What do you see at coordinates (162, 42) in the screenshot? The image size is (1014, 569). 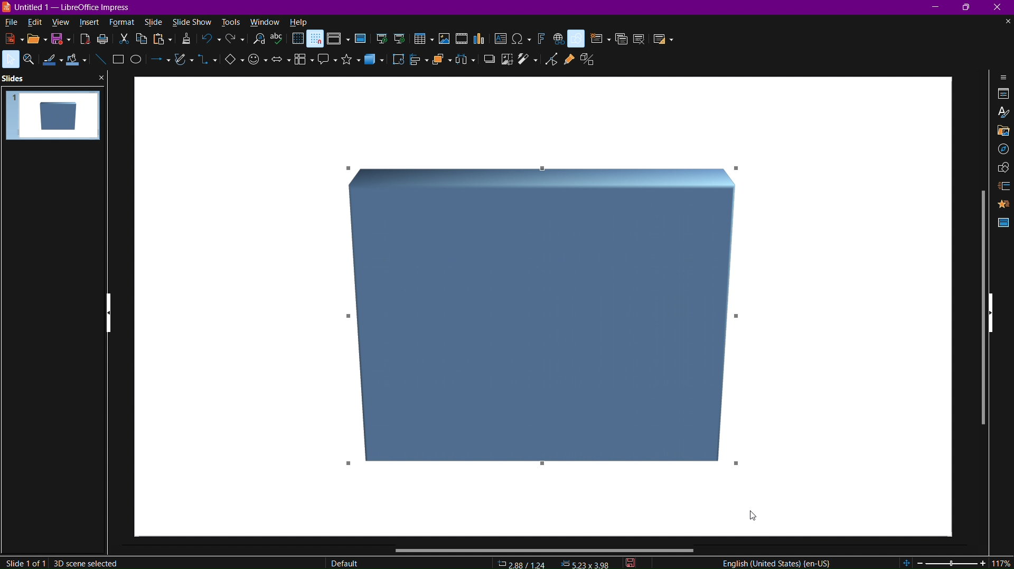 I see `Paste` at bounding box center [162, 42].